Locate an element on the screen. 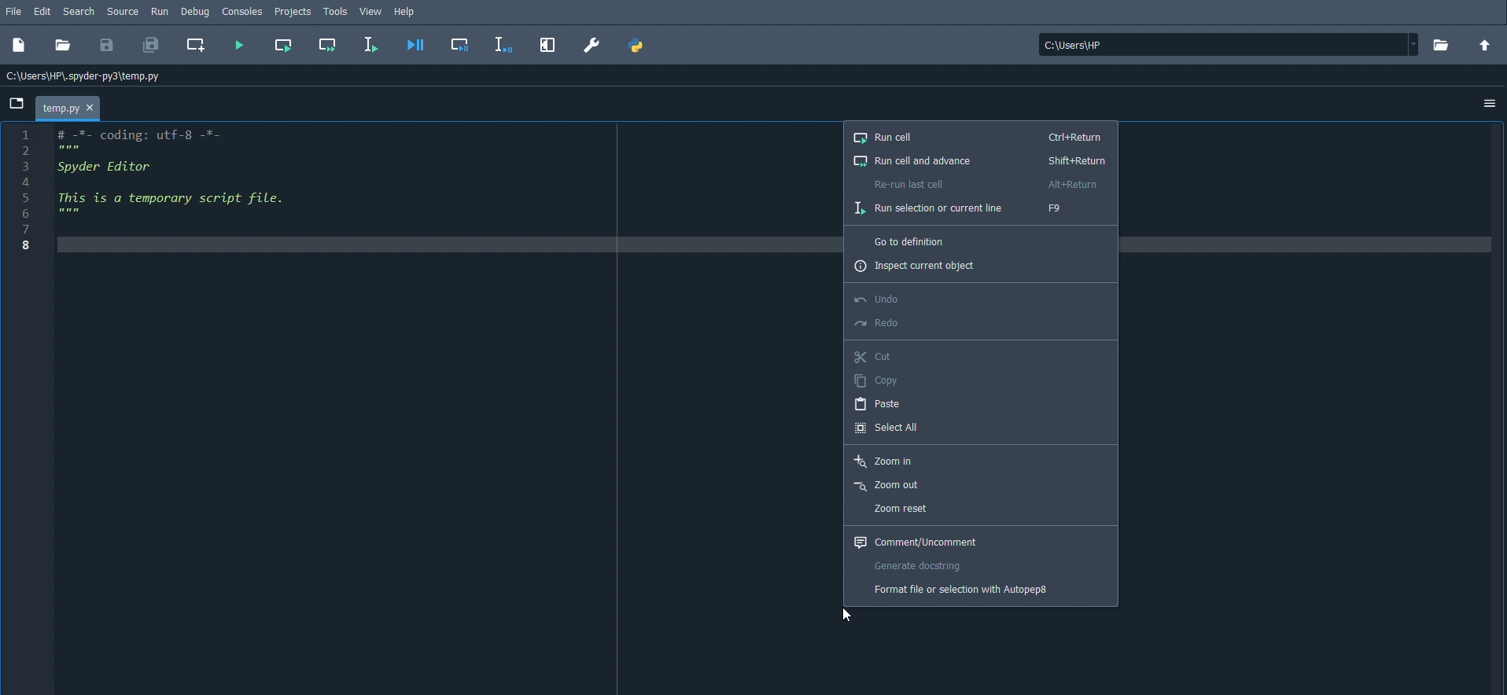  Preferences is located at coordinates (592, 45).